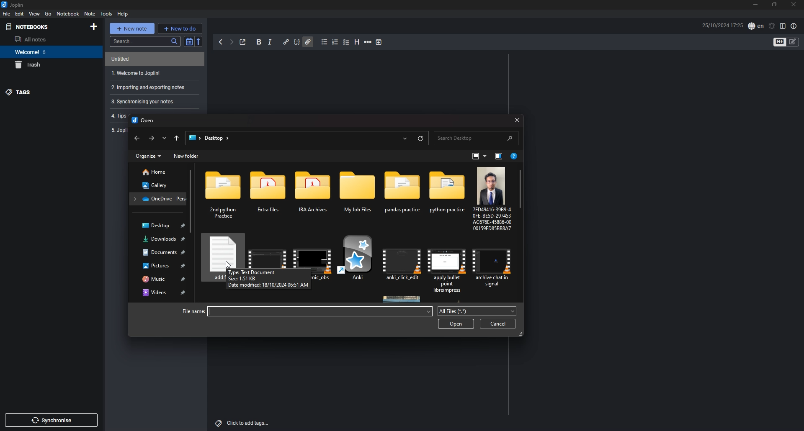  Describe the element at coordinates (6, 13) in the screenshot. I see `file` at that location.